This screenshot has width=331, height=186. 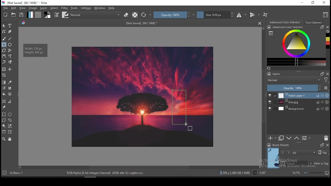 I want to click on colorize mask tool, so click(x=4, y=88).